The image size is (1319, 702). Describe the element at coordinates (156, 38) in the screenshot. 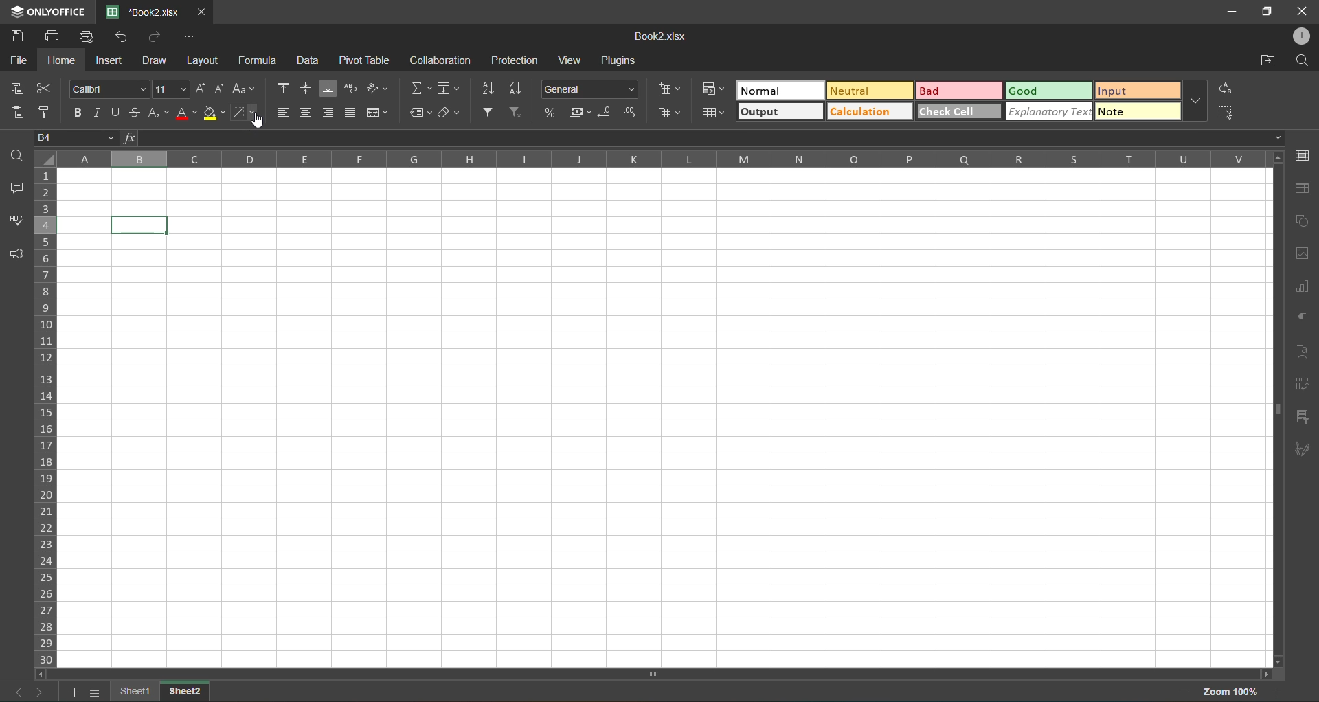

I see `redo` at that location.